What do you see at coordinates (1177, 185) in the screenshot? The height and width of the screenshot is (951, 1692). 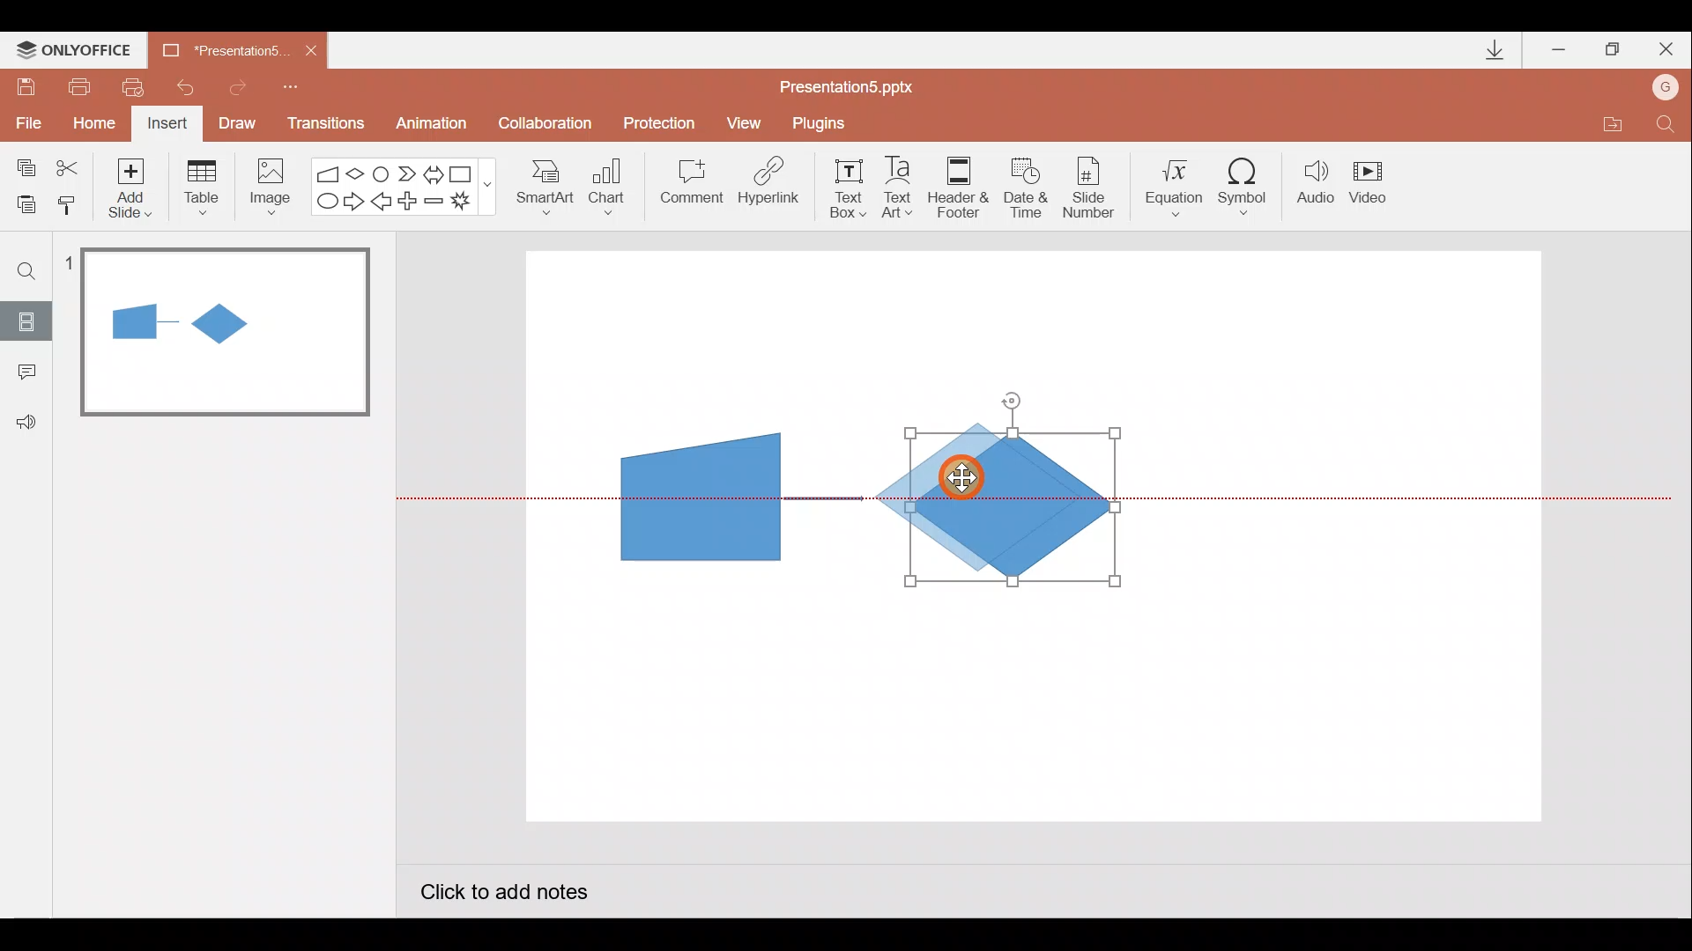 I see `Equation` at bounding box center [1177, 185].